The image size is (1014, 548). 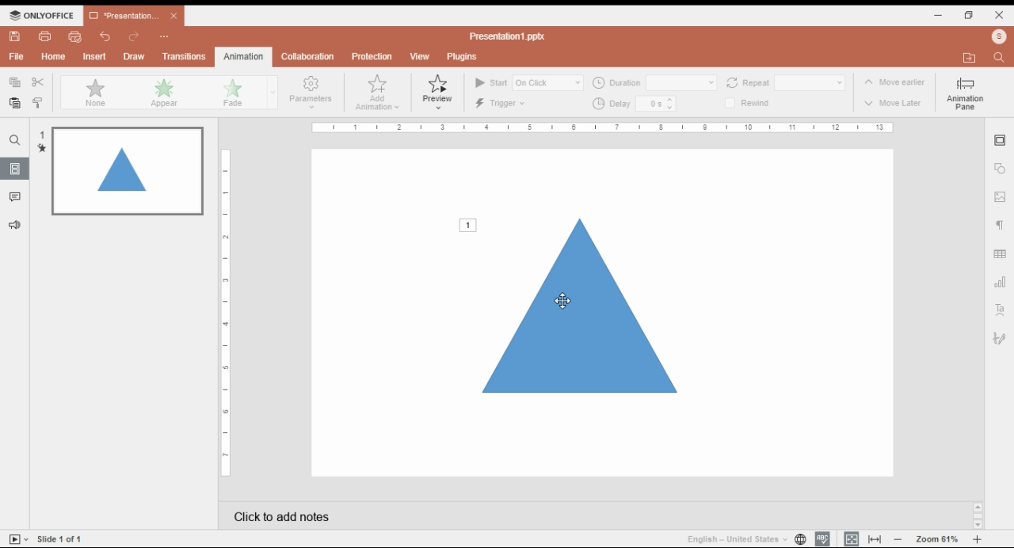 What do you see at coordinates (439, 92) in the screenshot?
I see `preview` at bounding box center [439, 92].